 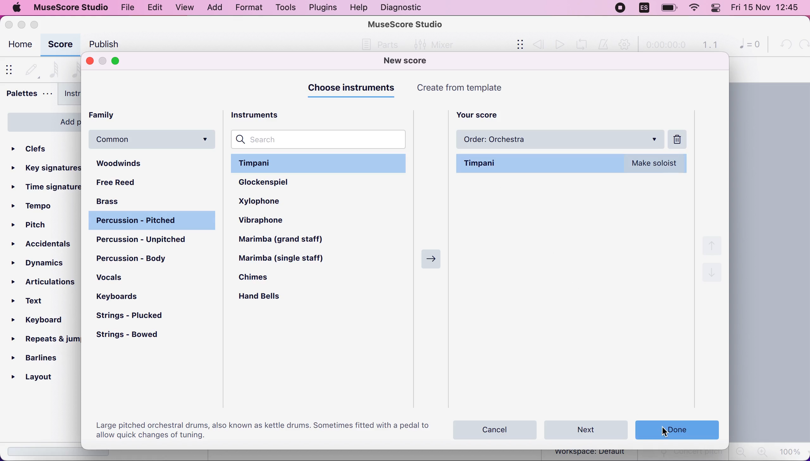 I want to click on zoom out, so click(x=740, y=452).